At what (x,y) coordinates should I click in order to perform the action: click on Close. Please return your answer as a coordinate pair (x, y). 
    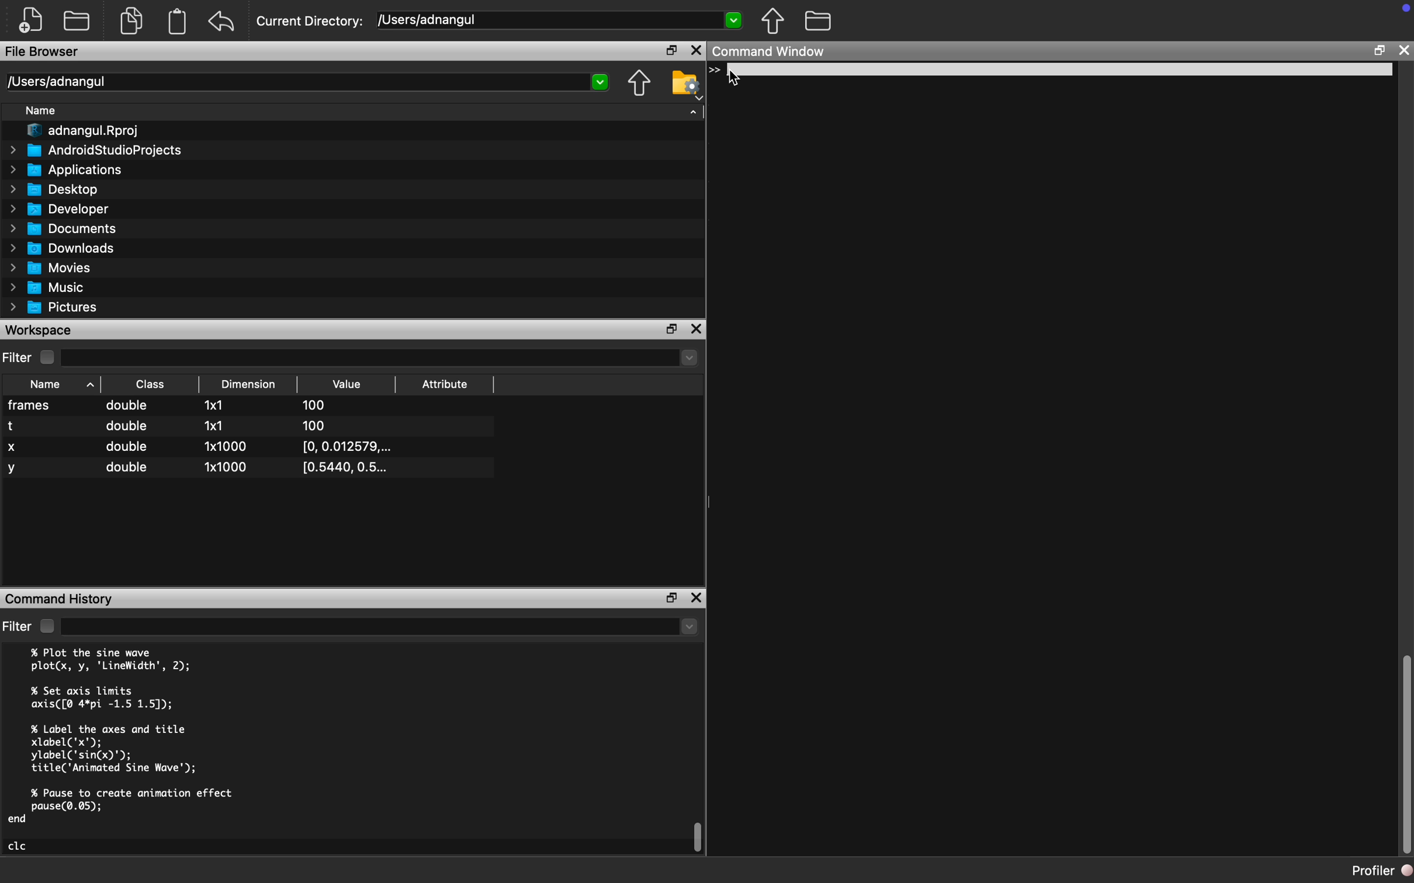
    Looking at the image, I should click on (1401, 52).